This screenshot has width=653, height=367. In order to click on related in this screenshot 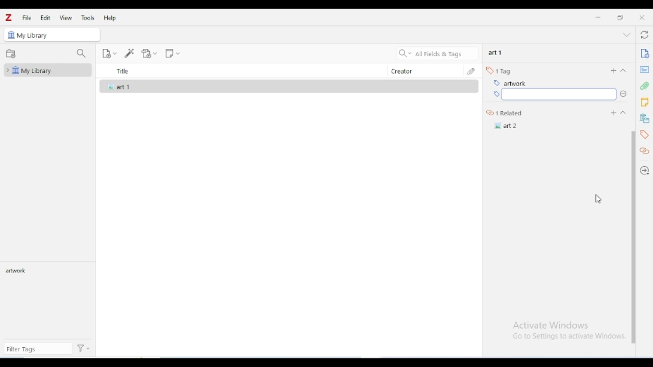, I will do `click(644, 151)`.